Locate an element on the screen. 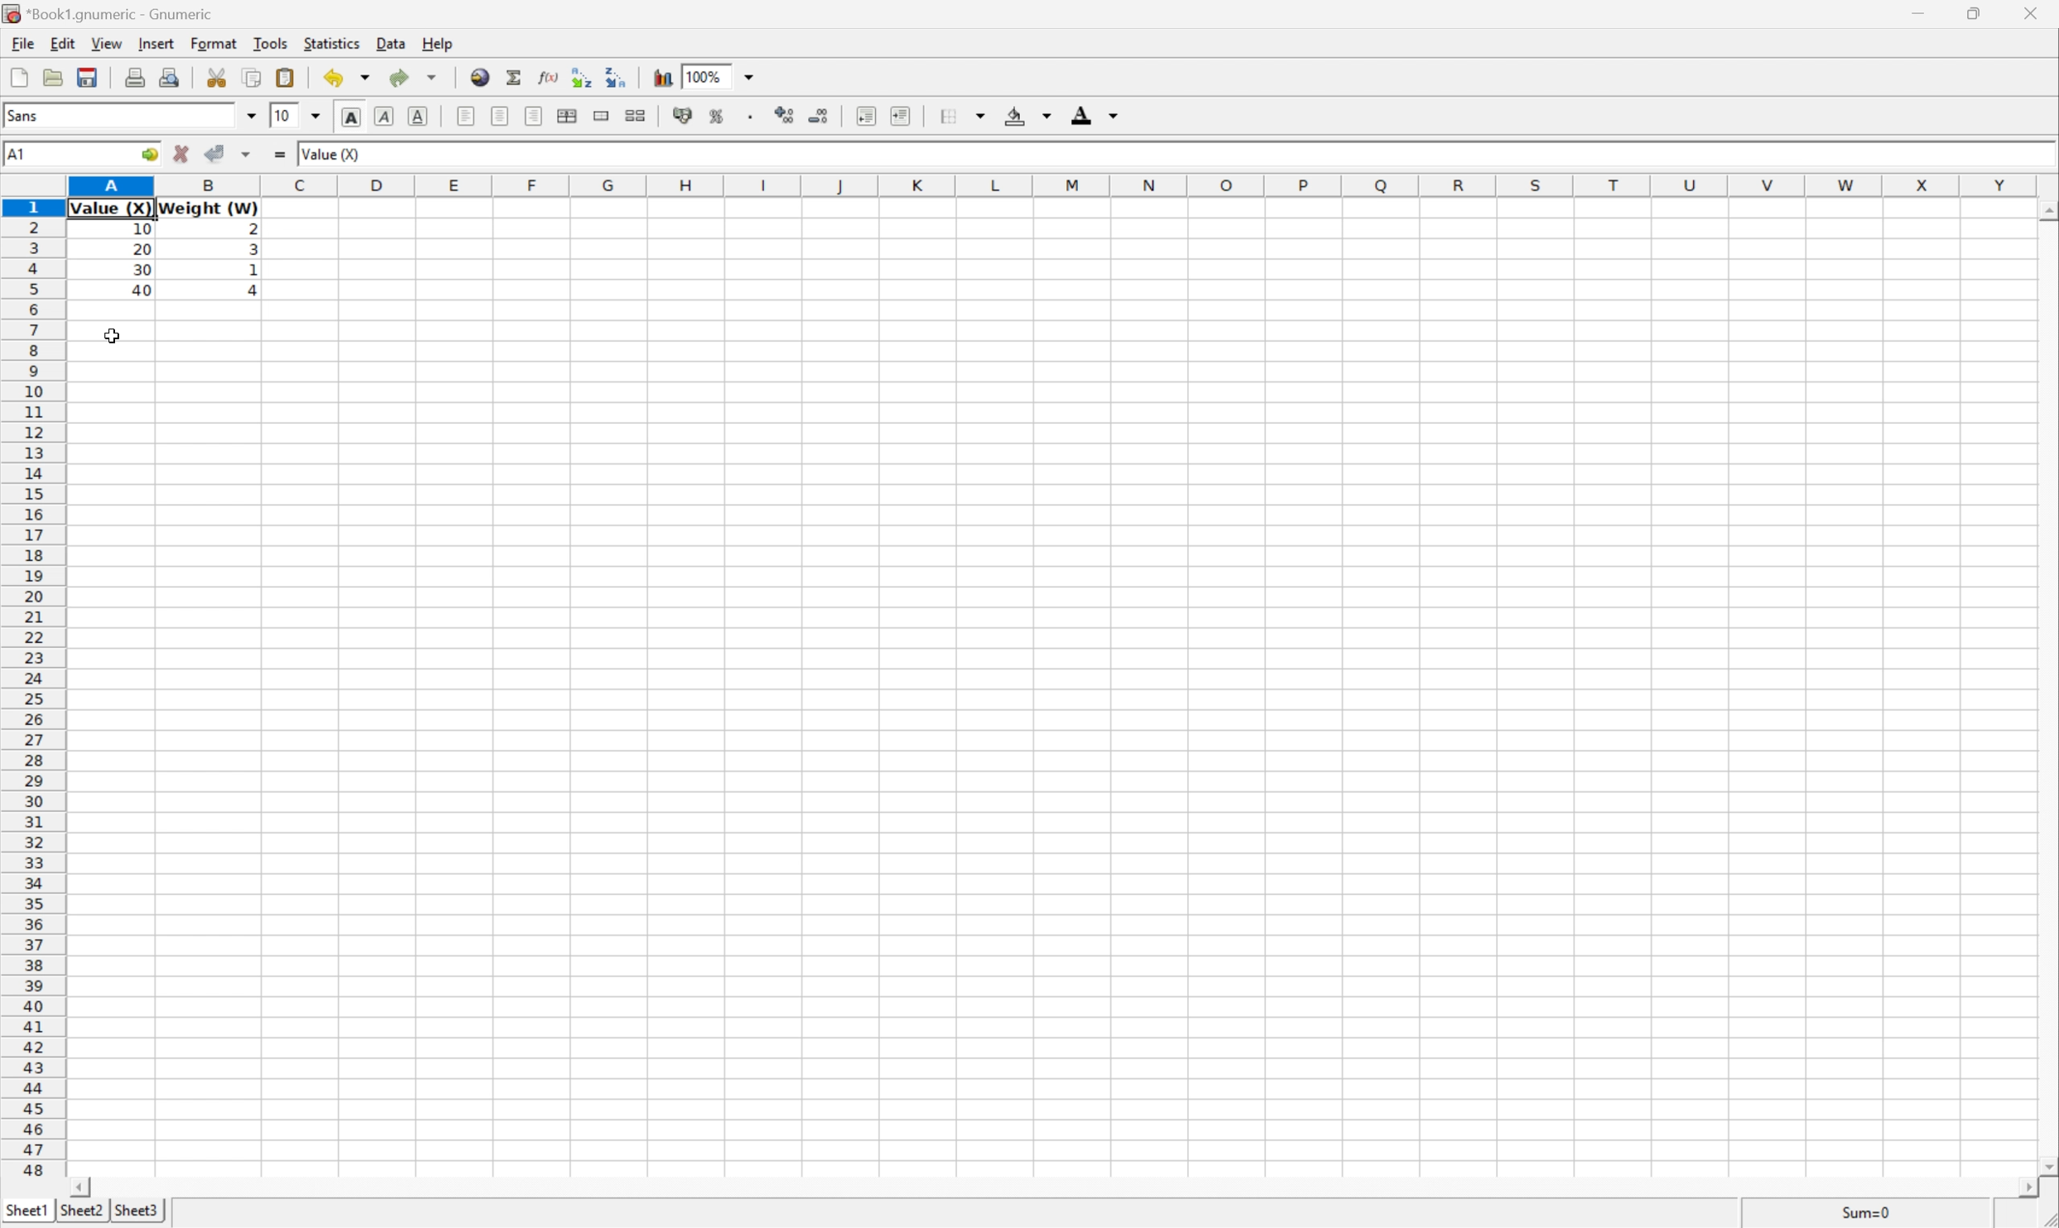 The image size is (2059, 1228). Minimize is located at coordinates (1917, 12).